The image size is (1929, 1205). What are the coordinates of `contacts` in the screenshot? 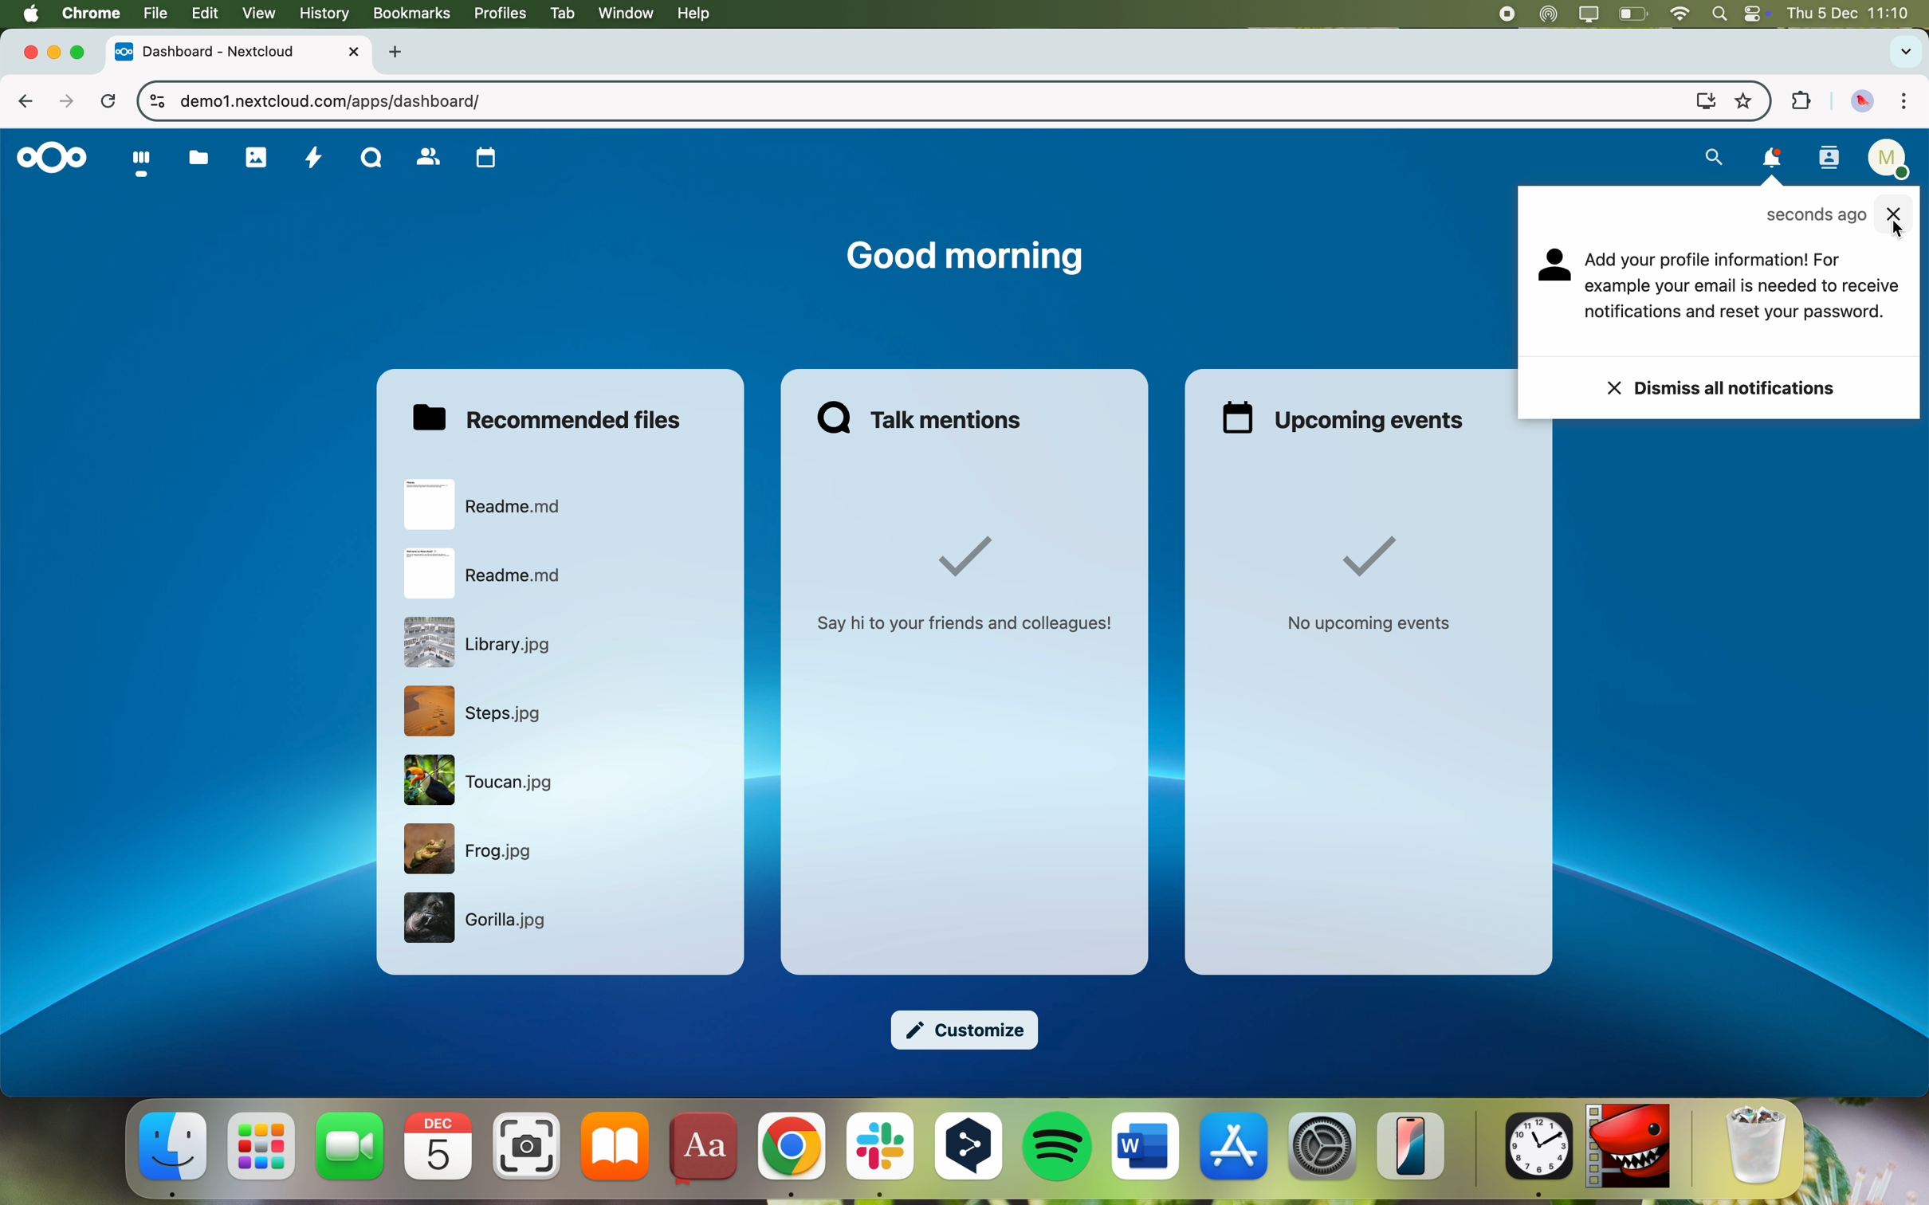 It's located at (1829, 160).